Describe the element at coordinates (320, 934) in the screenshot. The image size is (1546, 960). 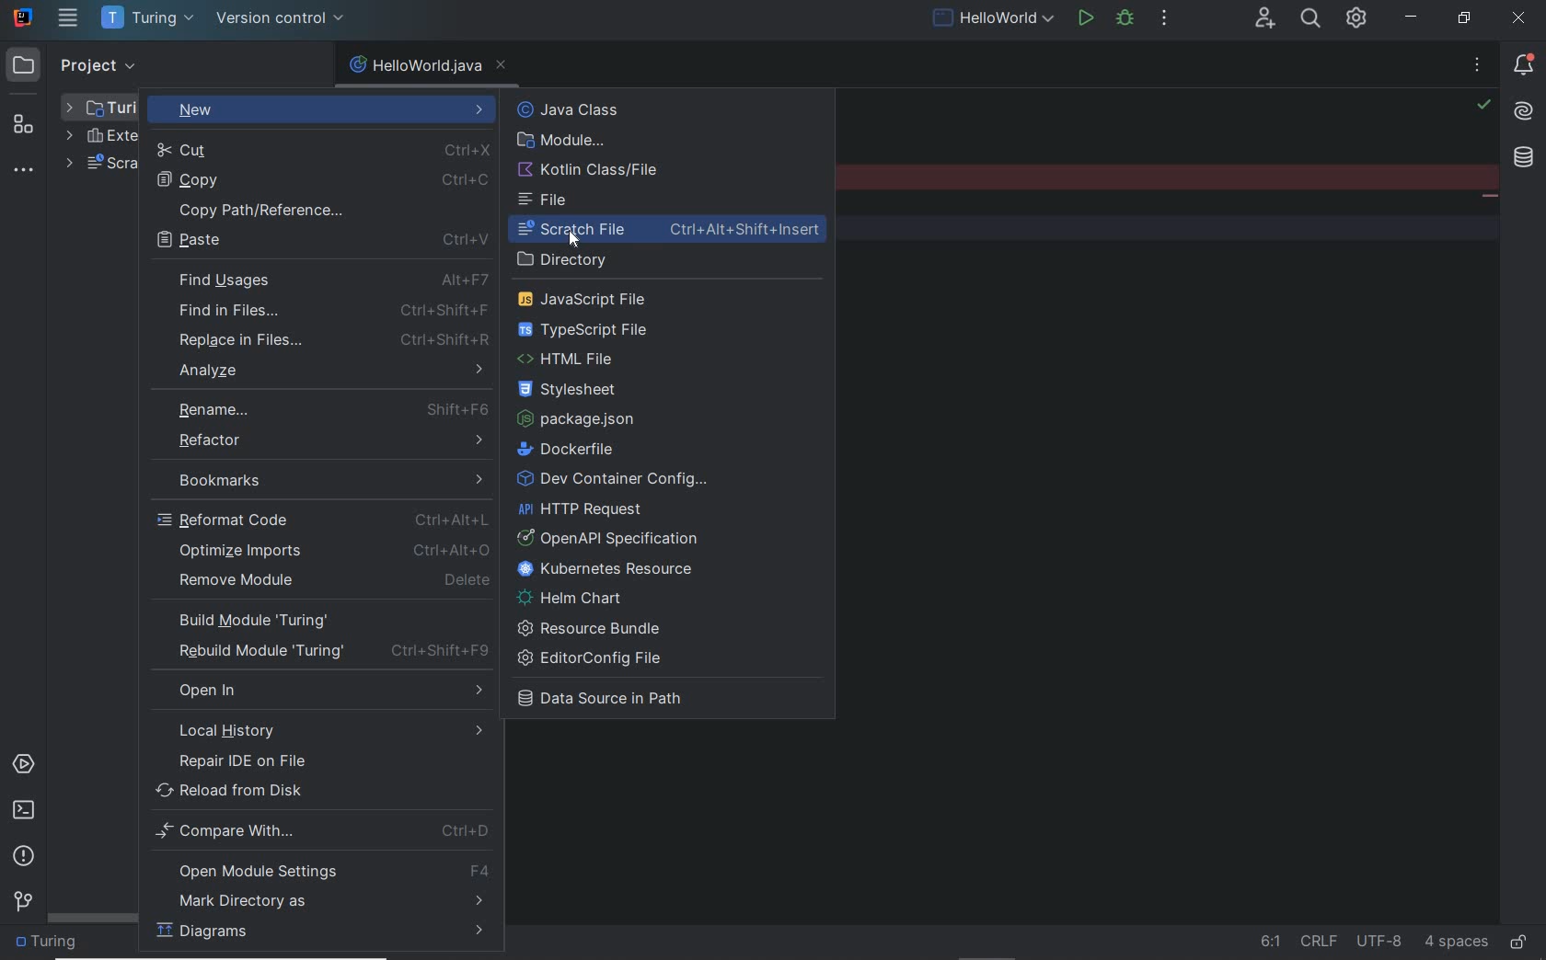
I see `diagrams` at that location.